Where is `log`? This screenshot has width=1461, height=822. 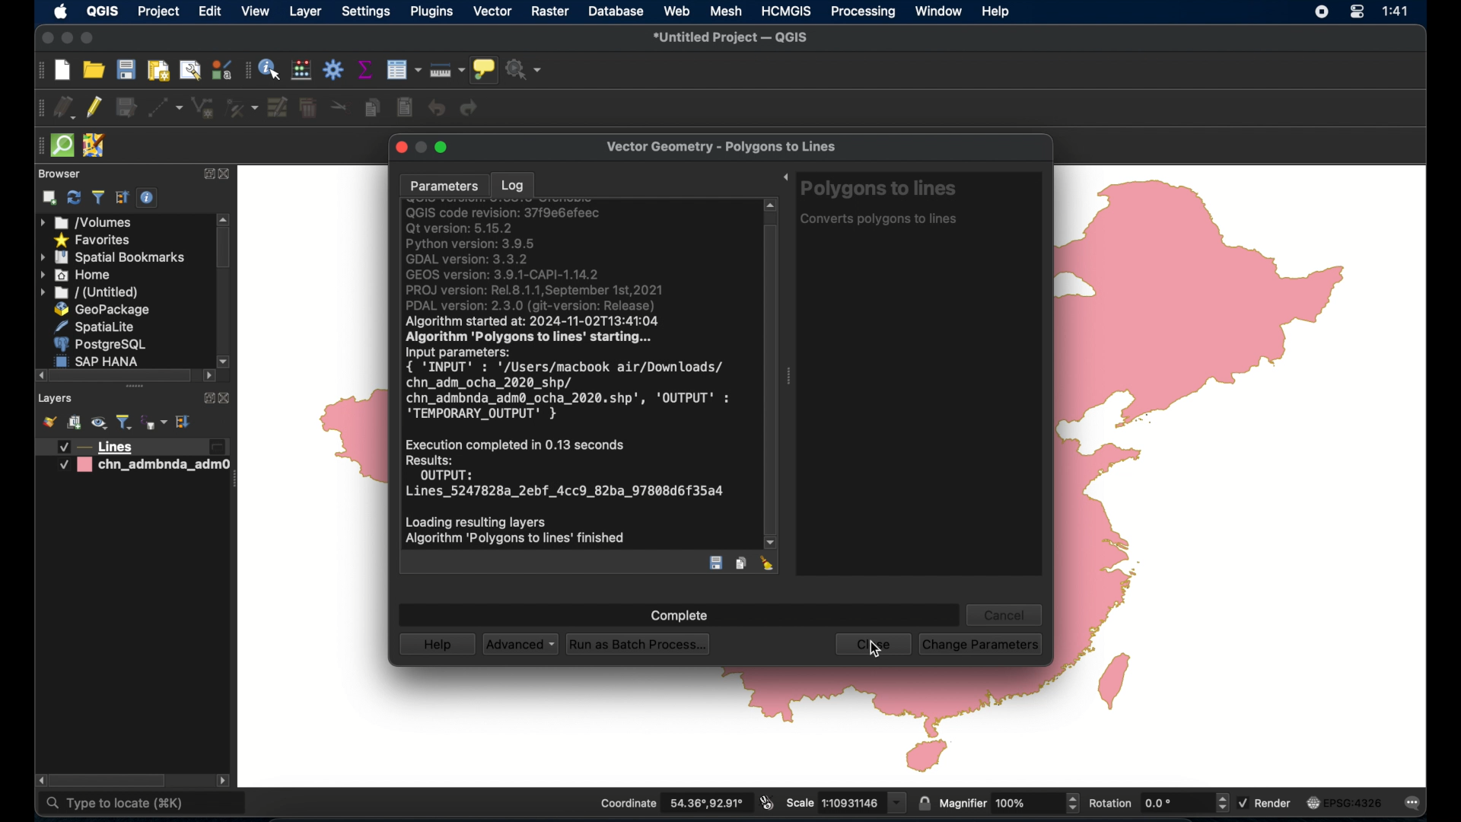
log is located at coordinates (513, 184).